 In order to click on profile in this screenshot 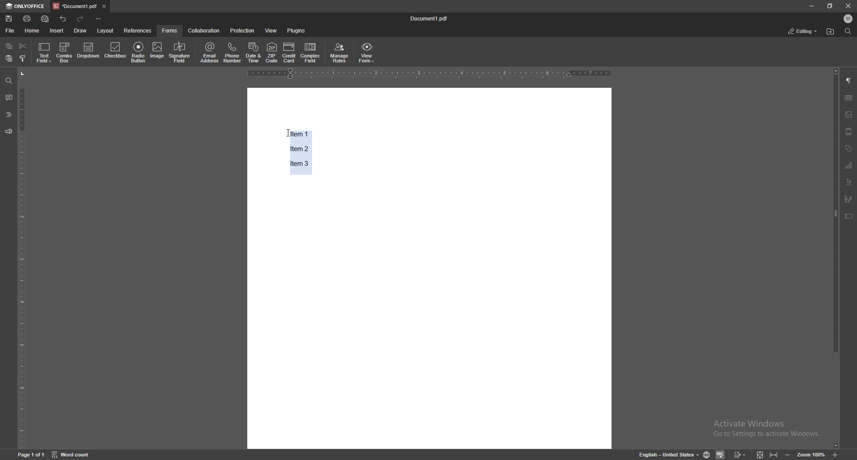, I will do `click(848, 19)`.